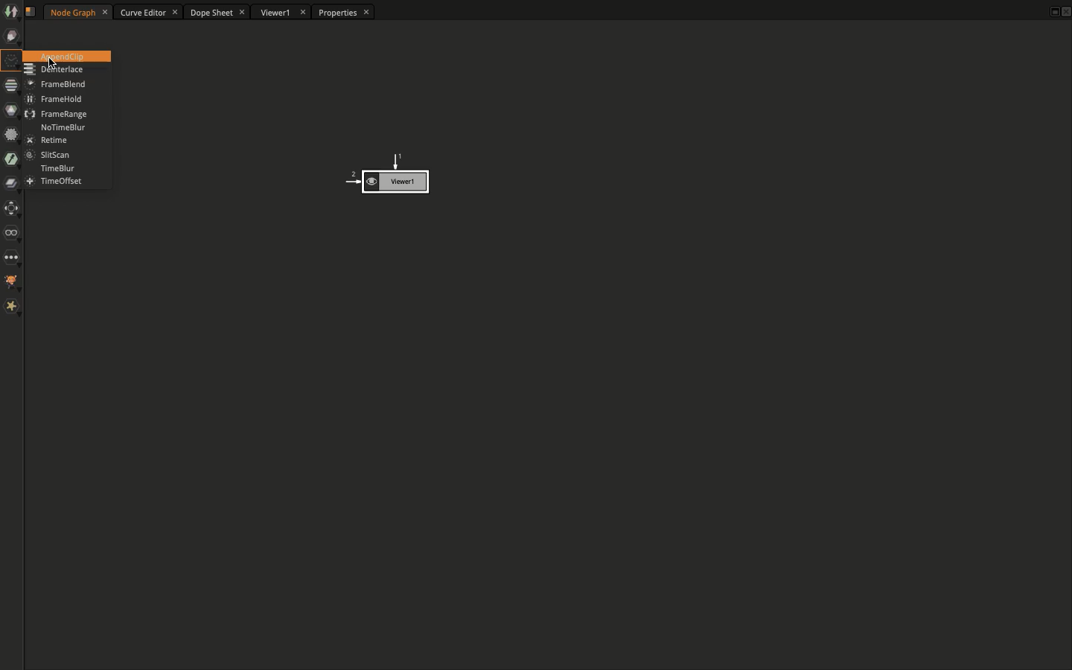  What do you see at coordinates (12, 186) in the screenshot?
I see `Merger` at bounding box center [12, 186].